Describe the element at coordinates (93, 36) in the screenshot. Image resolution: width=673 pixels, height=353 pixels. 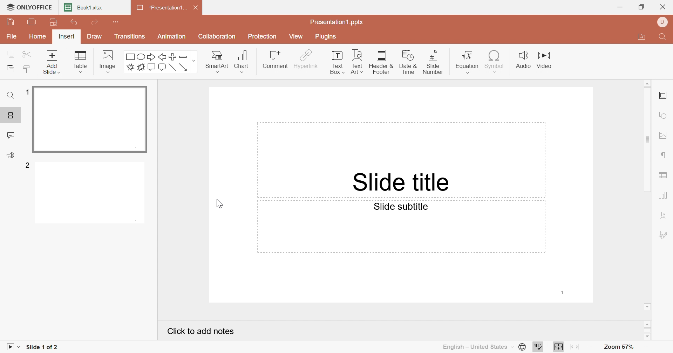
I see `Draw` at that location.